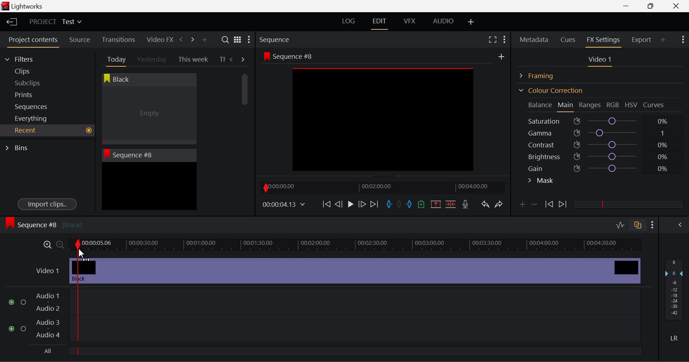  I want to click on Video FX, so click(158, 39).